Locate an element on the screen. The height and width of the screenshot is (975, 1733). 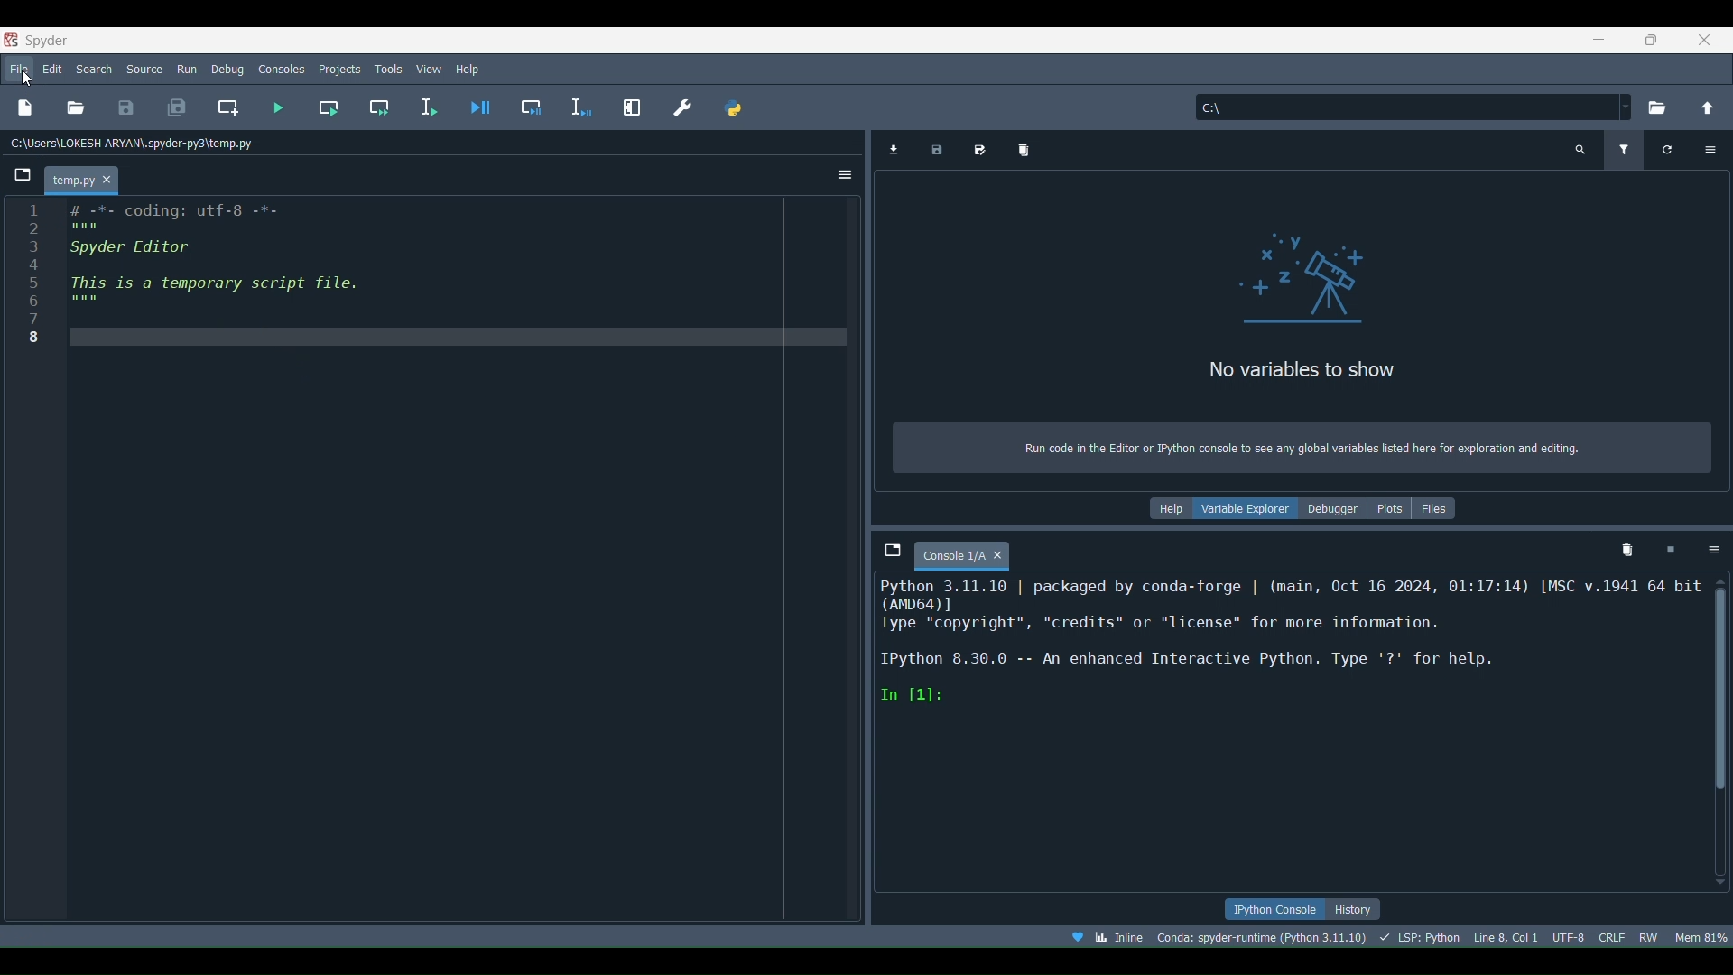
Projects is located at coordinates (340, 66).